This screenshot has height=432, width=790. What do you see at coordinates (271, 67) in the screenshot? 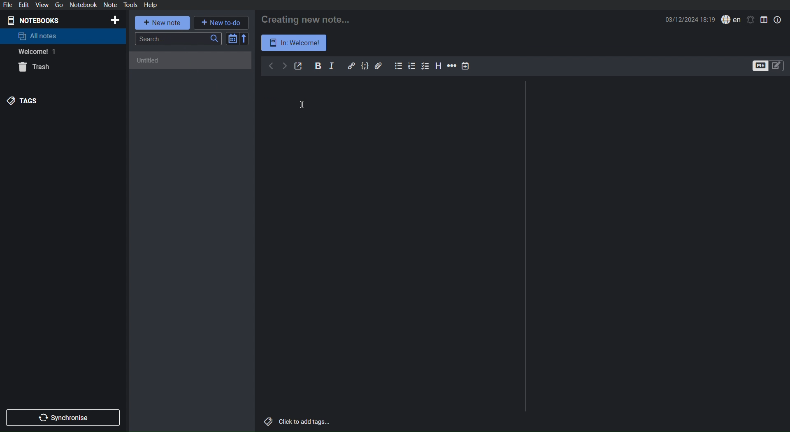
I see `Undo` at bounding box center [271, 67].